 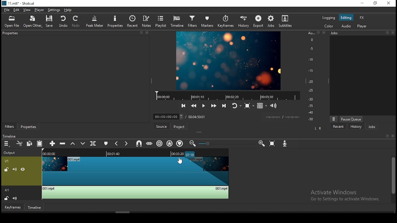 I want to click on help, so click(x=69, y=10).